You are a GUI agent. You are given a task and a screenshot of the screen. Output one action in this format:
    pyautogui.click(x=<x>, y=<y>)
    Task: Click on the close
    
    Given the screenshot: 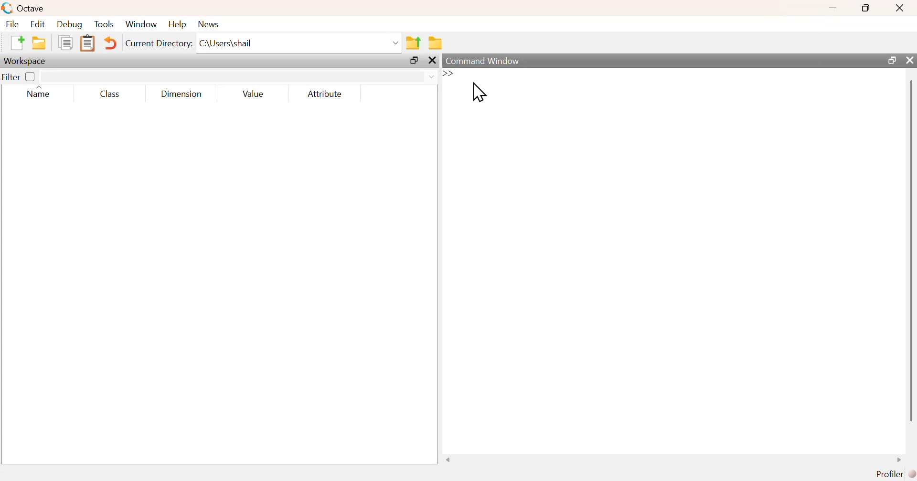 What is the action you would take?
    pyautogui.click(x=901, y=8)
    